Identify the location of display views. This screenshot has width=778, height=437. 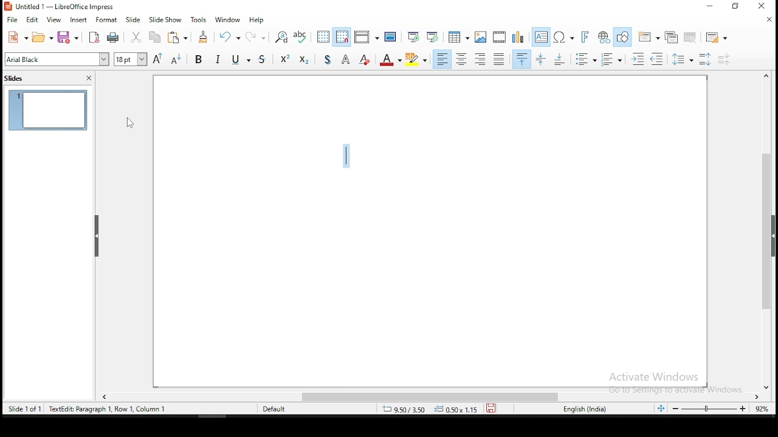
(367, 36).